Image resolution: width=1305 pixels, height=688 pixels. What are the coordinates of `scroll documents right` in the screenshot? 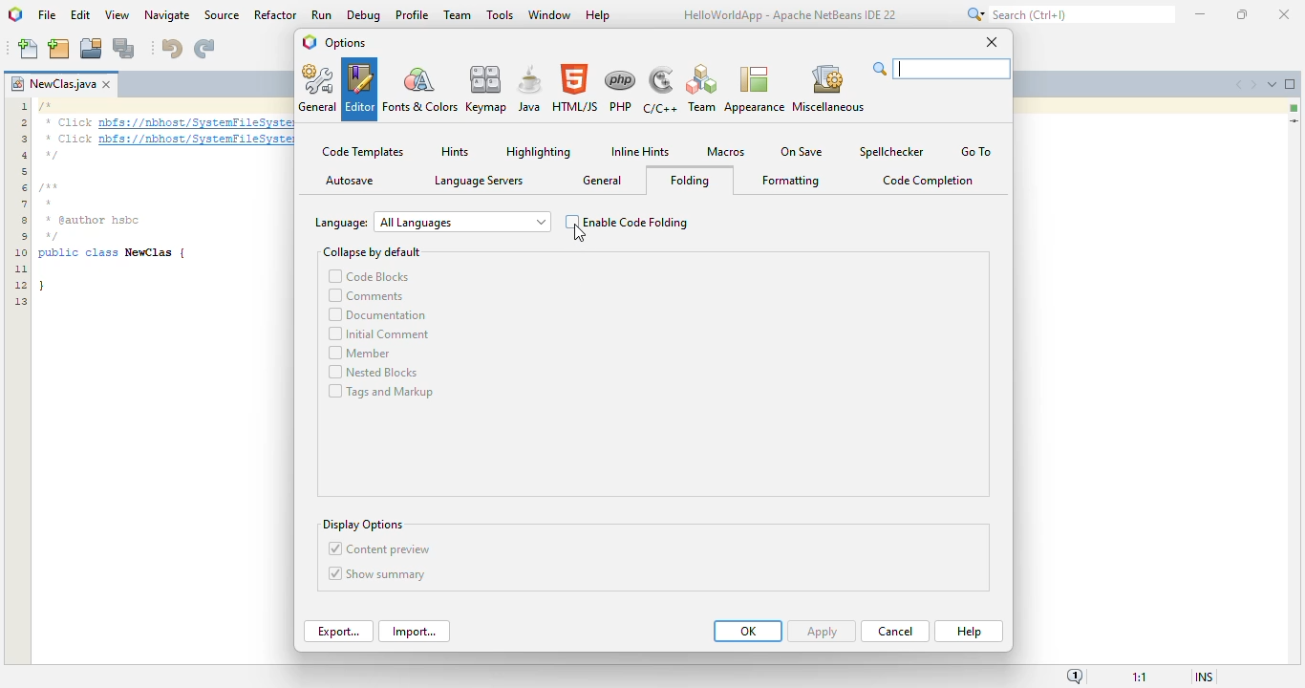 It's located at (1252, 85).